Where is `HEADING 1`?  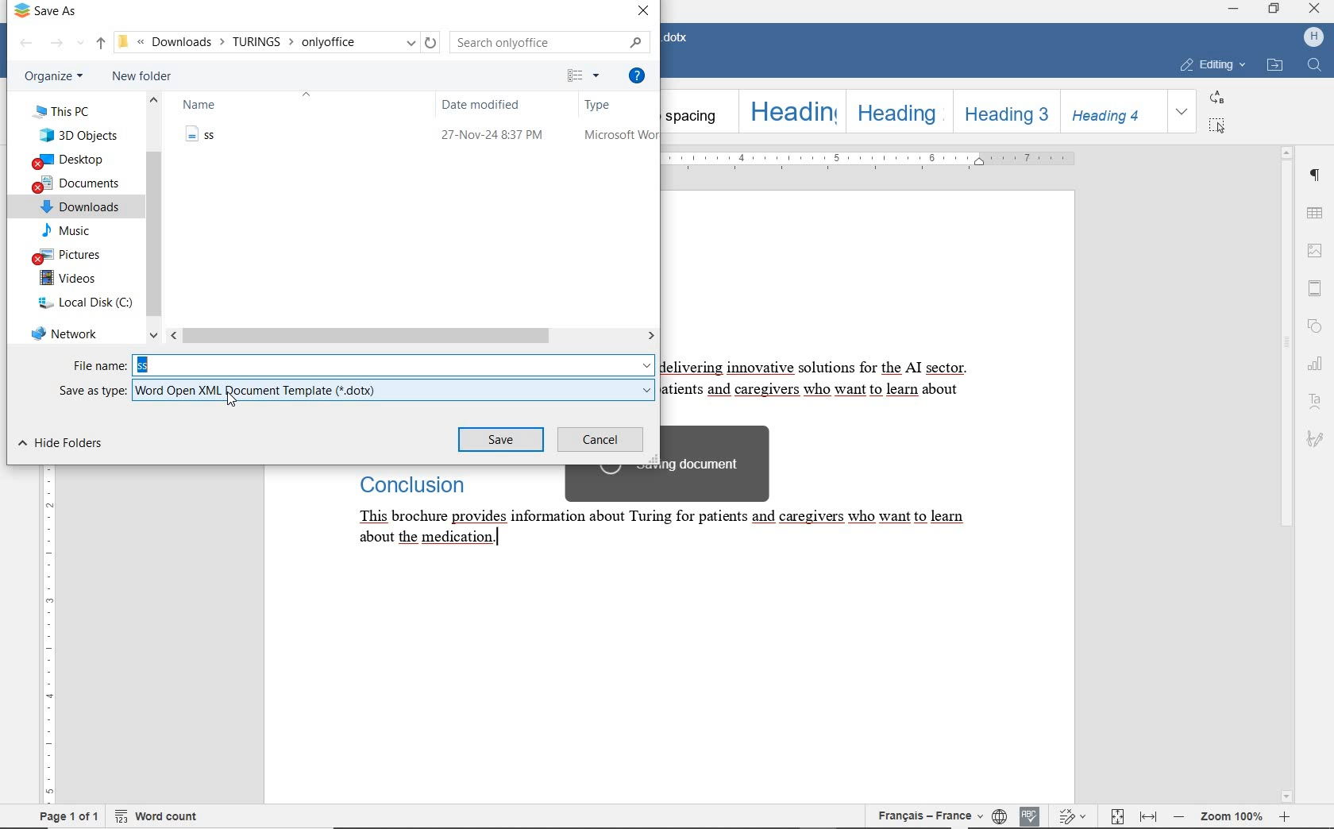 HEADING 1 is located at coordinates (791, 111).